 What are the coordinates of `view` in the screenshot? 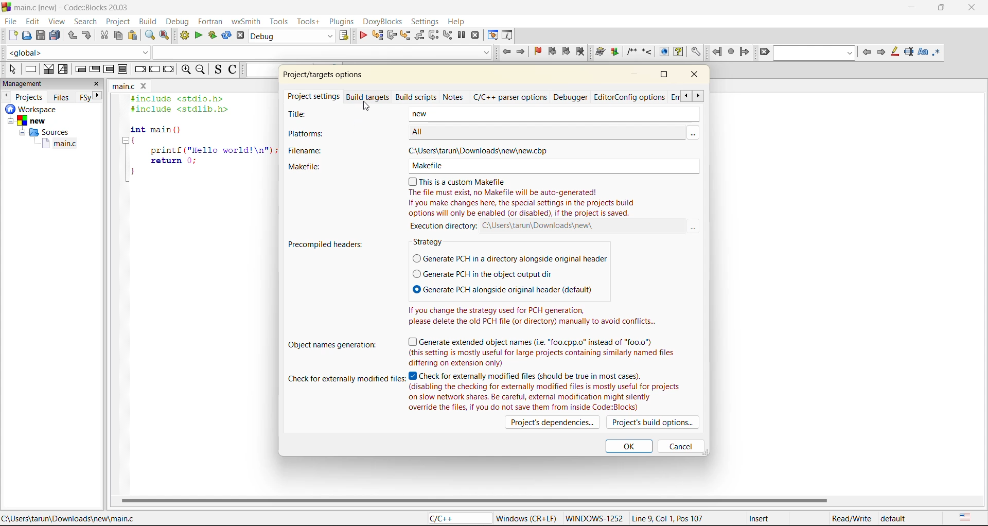 It's located at (57, 22).